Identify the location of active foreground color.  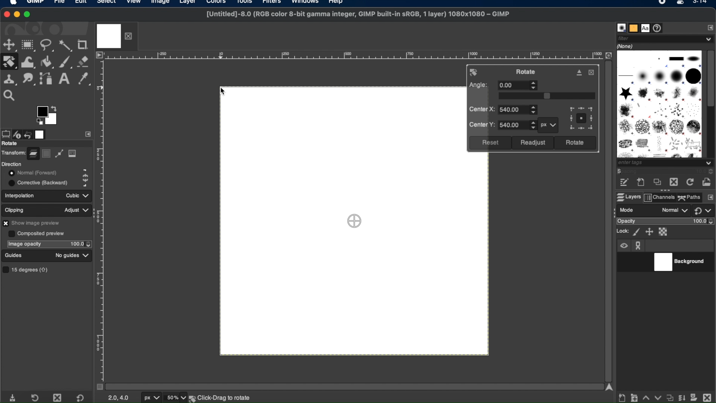
(41, 112).